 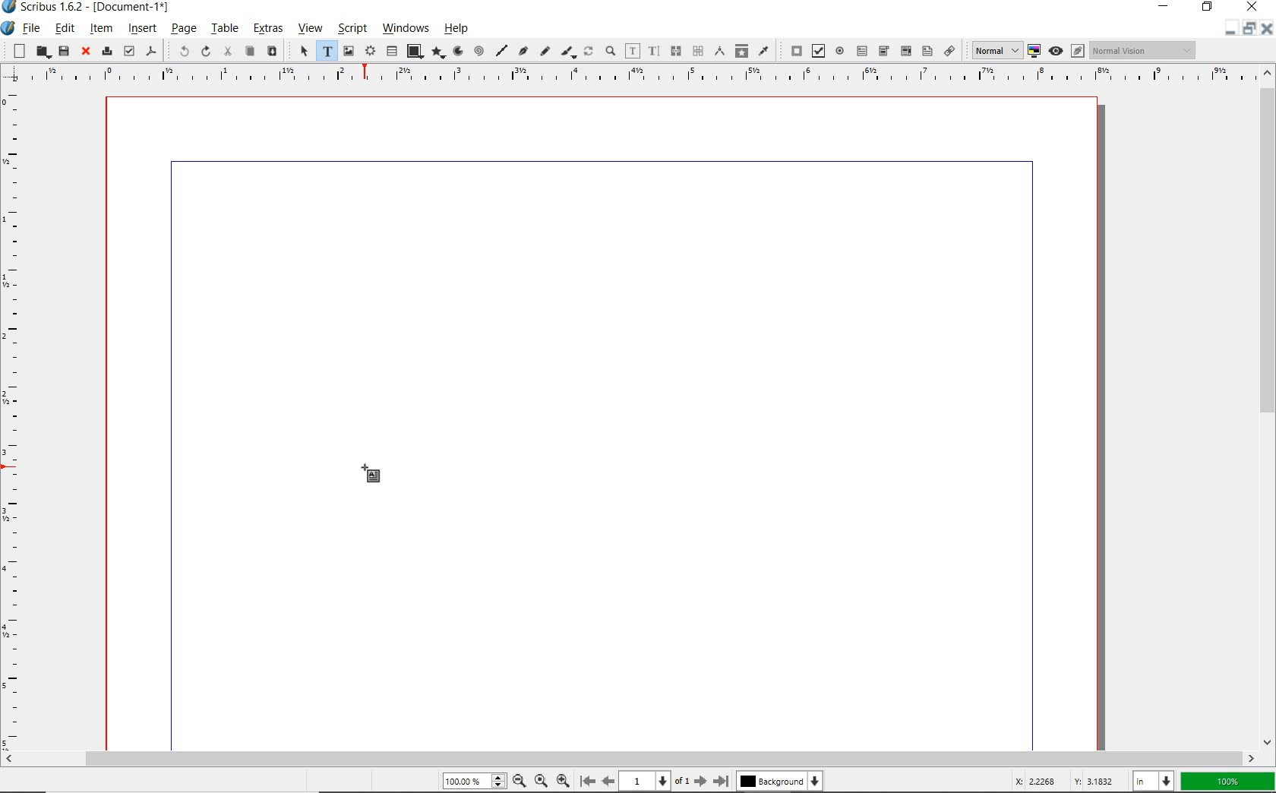 What do you see at coordinates (539, 780) in the screenshot?
I see `Zoom to 100%` at bounding box center [539, 780].